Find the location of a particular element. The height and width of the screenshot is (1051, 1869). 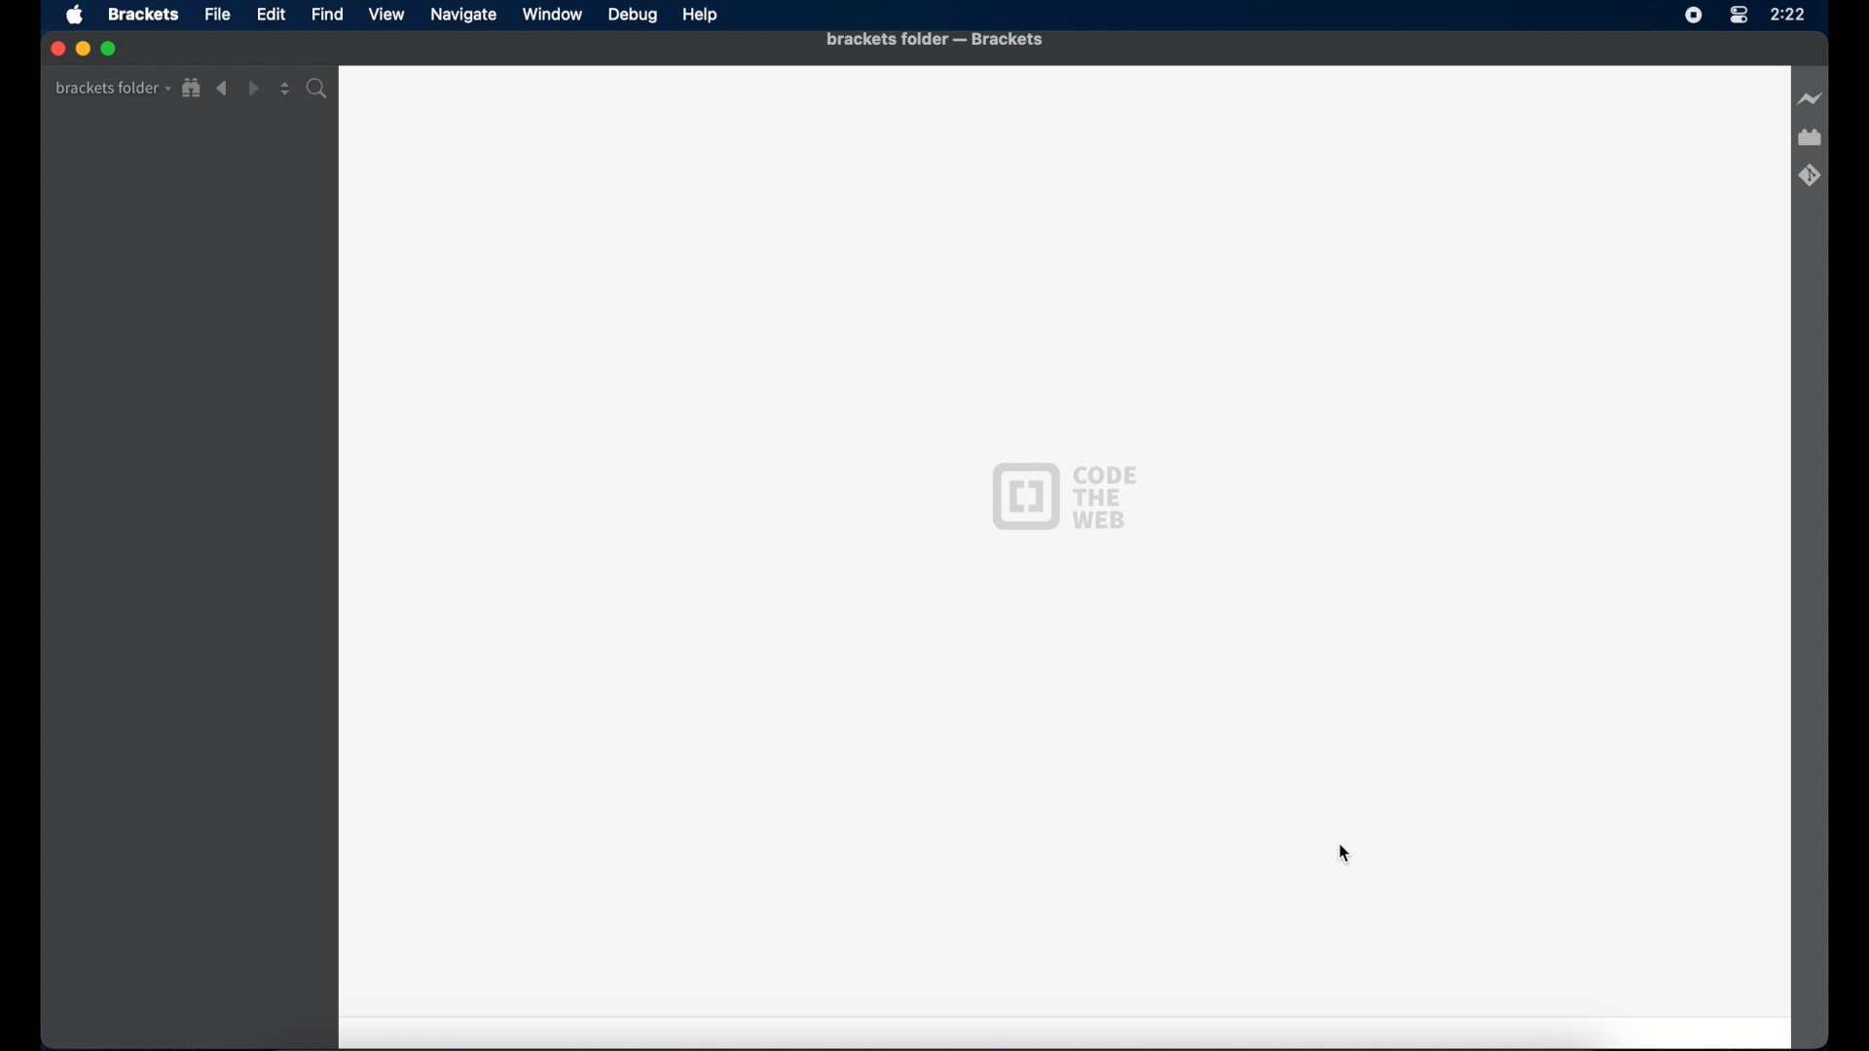

minimize is located at coordinates (83, 48).